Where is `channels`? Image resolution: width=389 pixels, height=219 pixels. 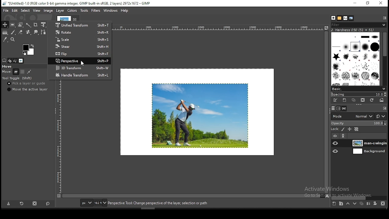 channels is located at coordinates (338, 109).